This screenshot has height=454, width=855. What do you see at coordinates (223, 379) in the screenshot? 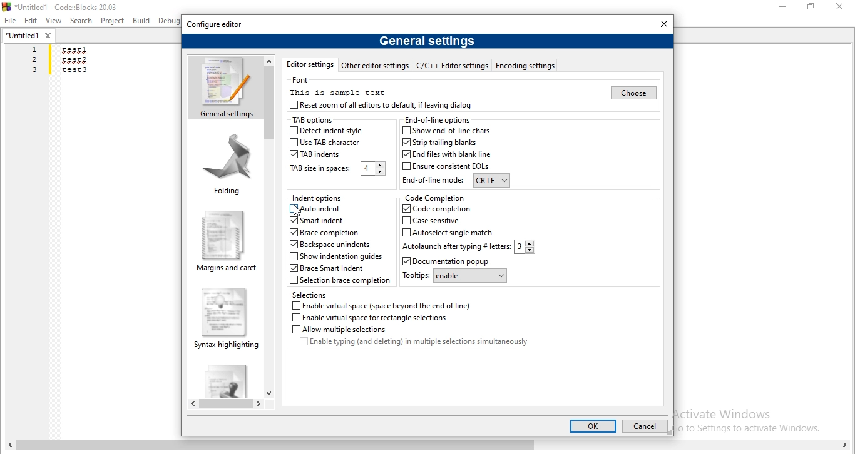
I see `stamp` at bounding box center [223, 379].